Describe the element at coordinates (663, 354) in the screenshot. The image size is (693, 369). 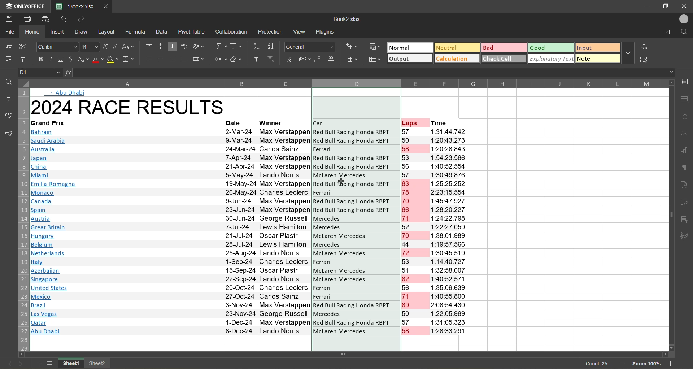
I see `move right` at that location.